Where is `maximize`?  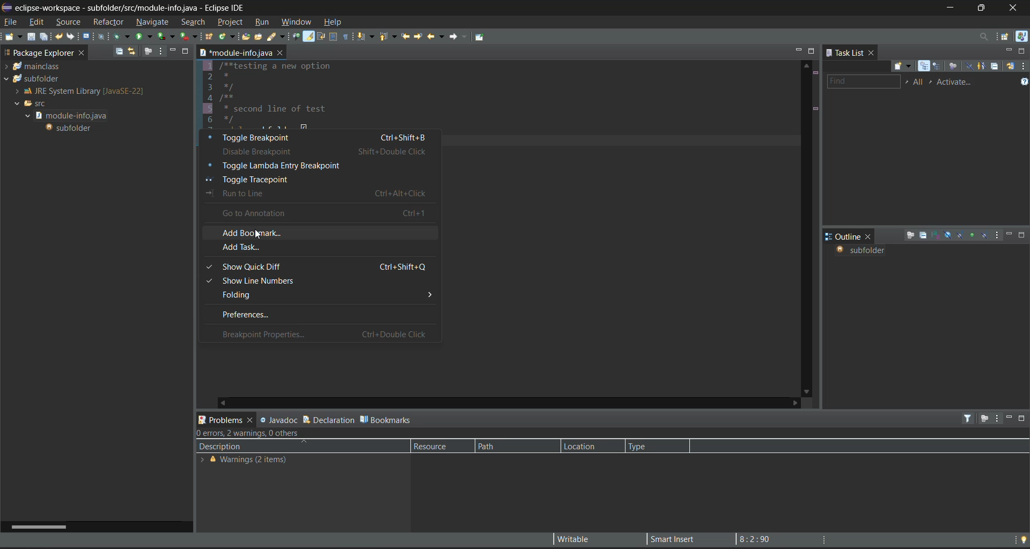
maximize is located at coordinates (812, 51).